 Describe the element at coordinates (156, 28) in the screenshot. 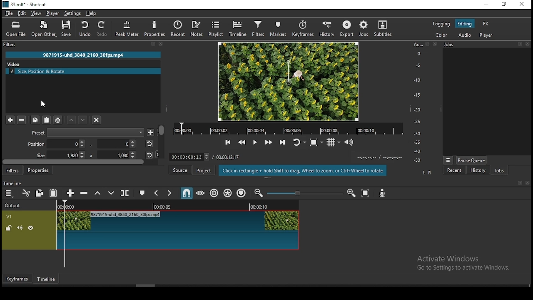

I see `properties` at that location.